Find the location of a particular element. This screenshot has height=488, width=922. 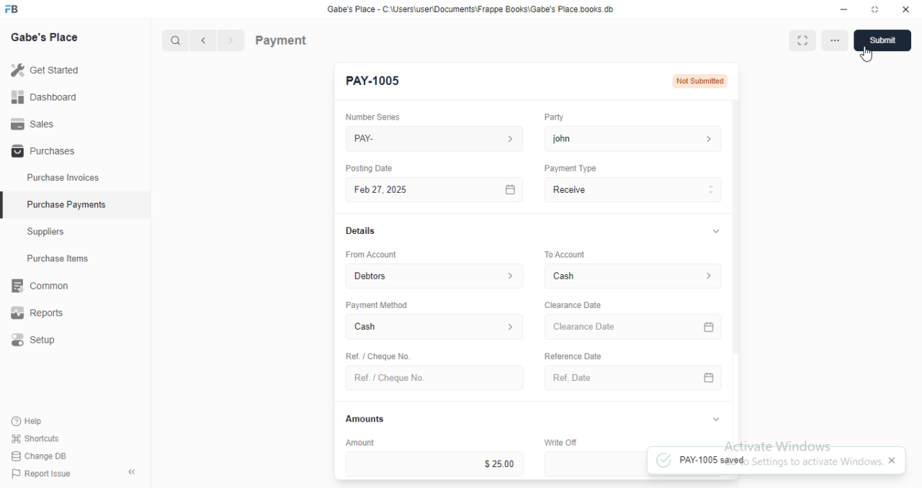

Not Submitted is located at coordinates (701, 80).